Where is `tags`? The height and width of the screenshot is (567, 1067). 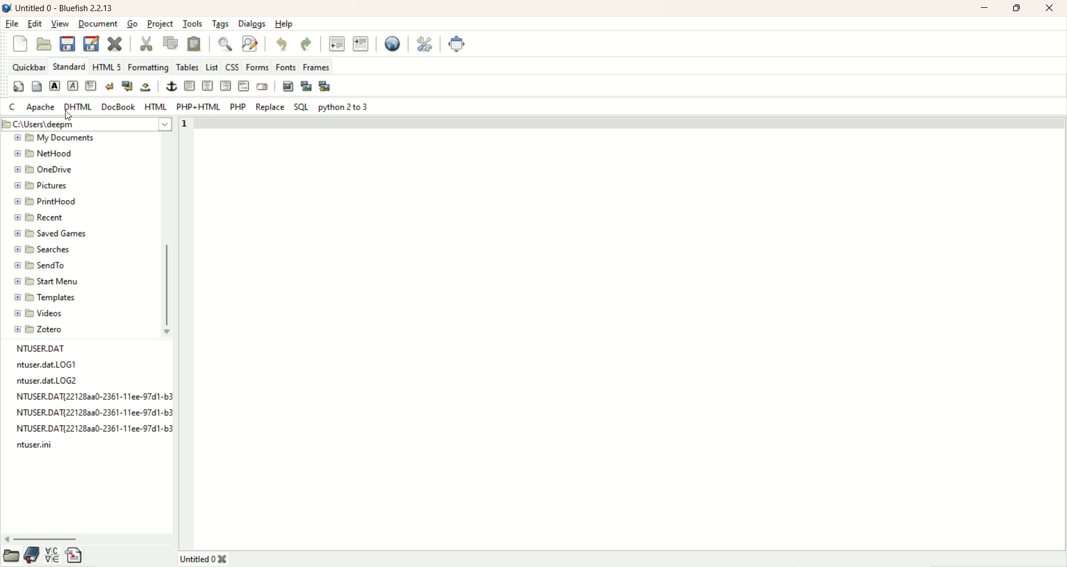 tags is located at coordinates (222, 23).